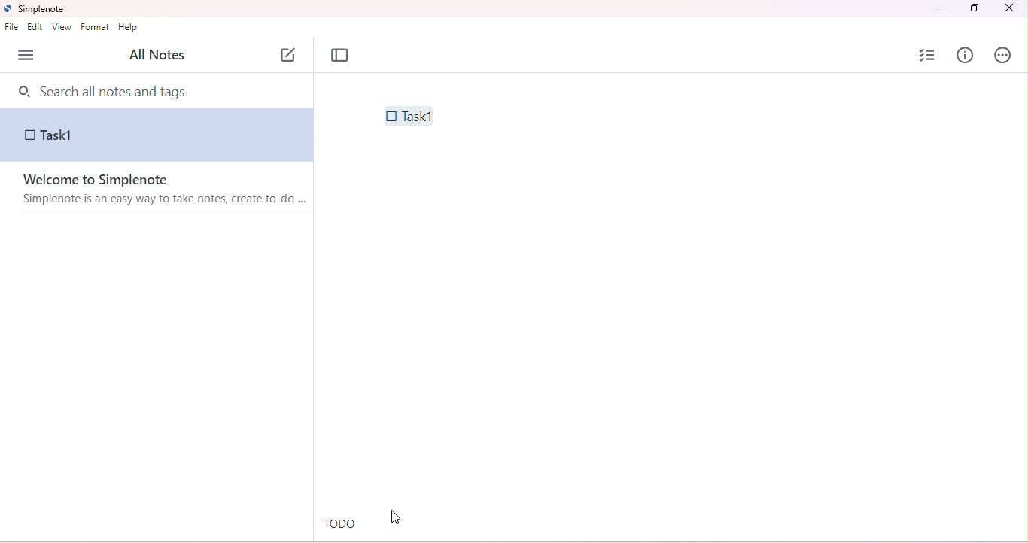 The height and width of the screenshot is (543, 1028). I want to click on new note, so click(289, 53).